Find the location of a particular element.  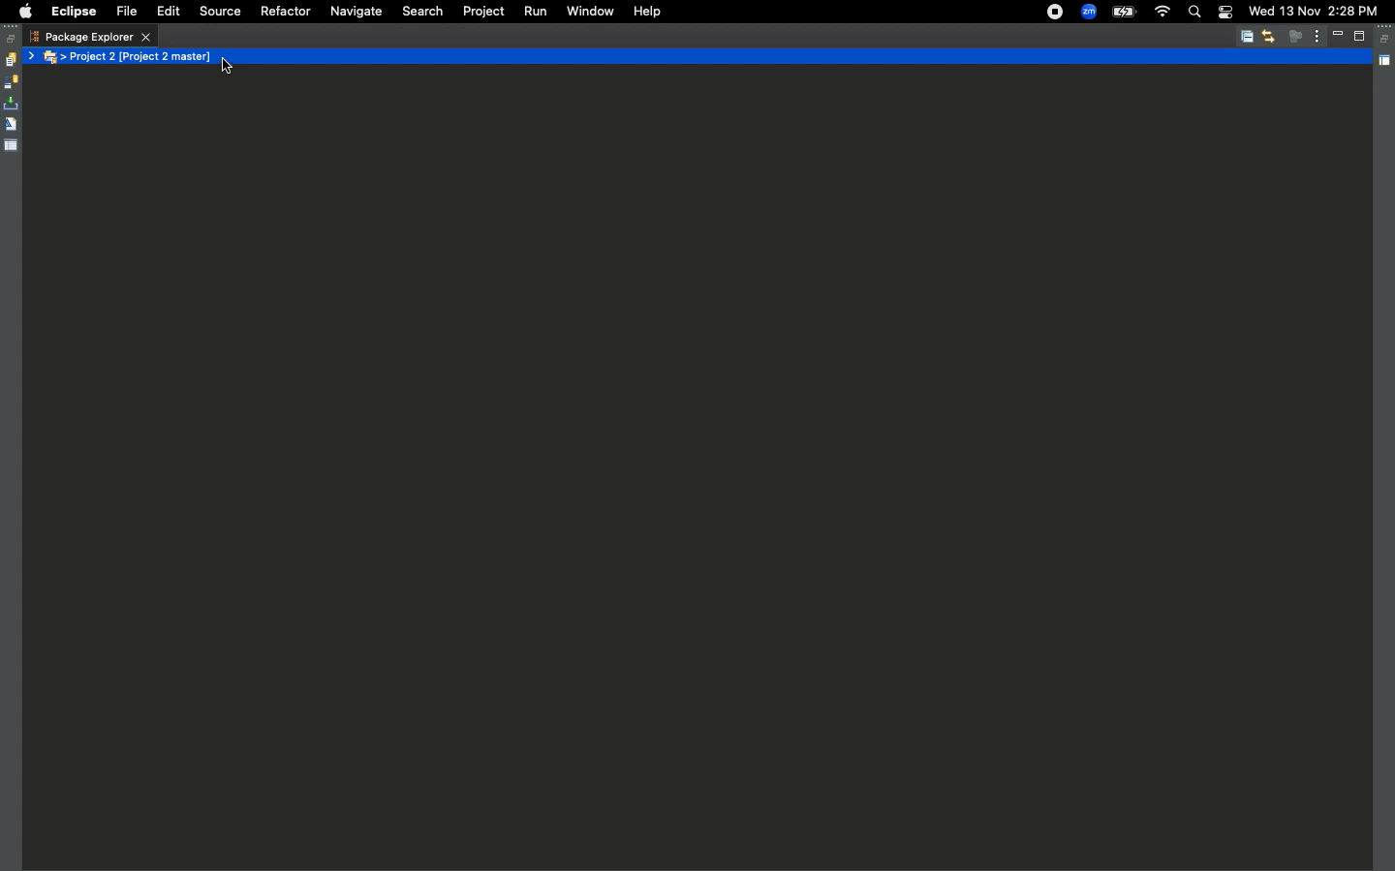

History is located at coordinates (10, 60).